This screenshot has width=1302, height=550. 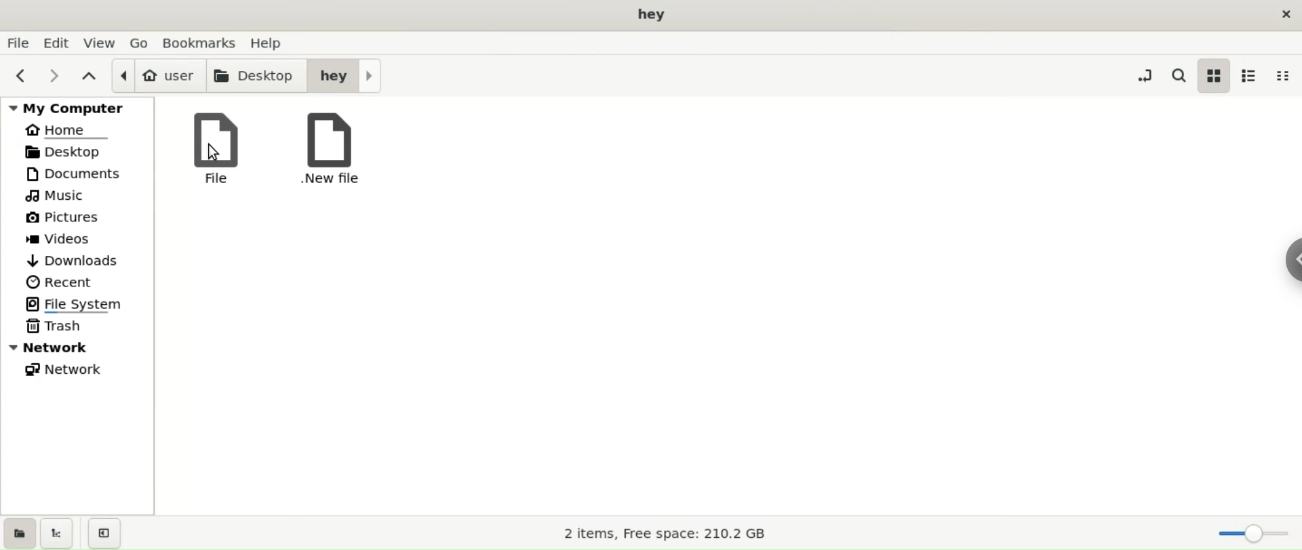 What do you see at coordinates (58, 77) in the screenshot?
I see `next` at bounding box center [58, 77].